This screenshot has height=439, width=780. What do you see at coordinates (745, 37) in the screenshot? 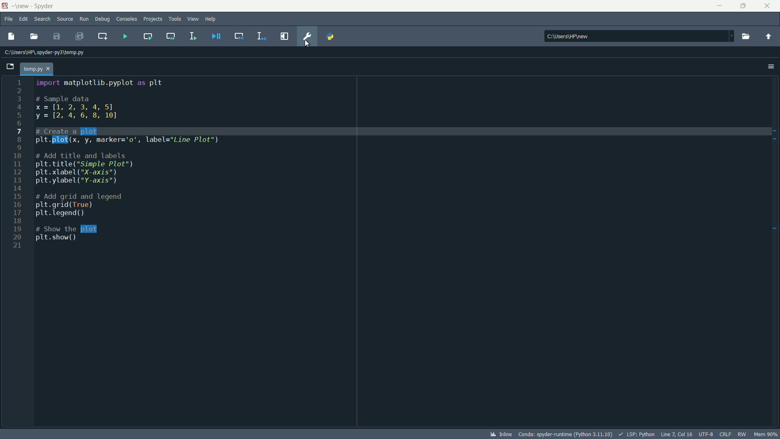
I see `browse directory` at bounding box center [745, 37].